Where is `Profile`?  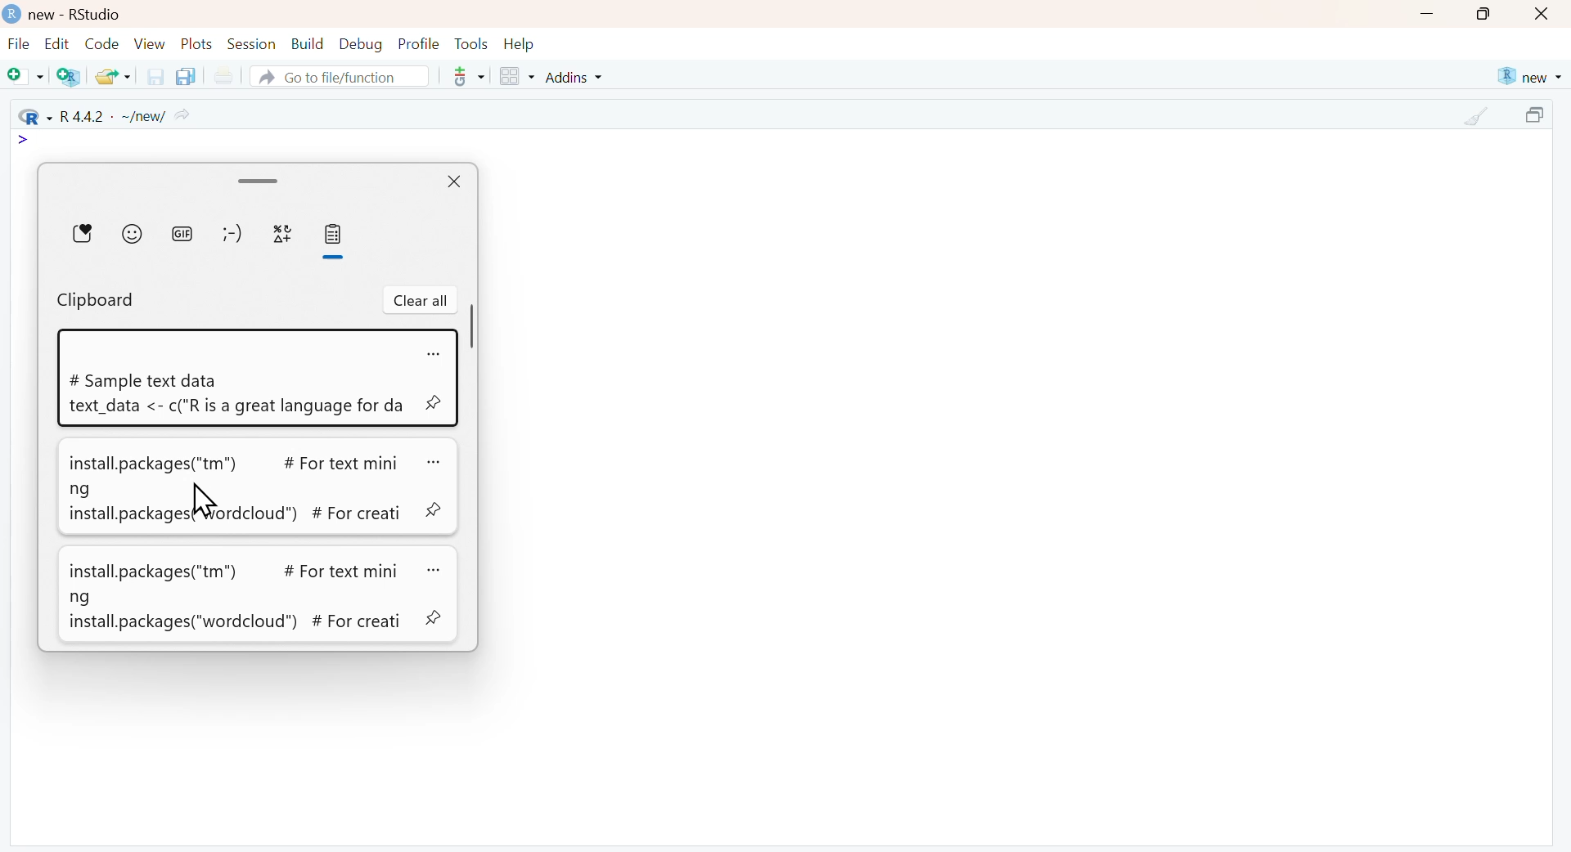 Profile is located at coordinates (421, 44).